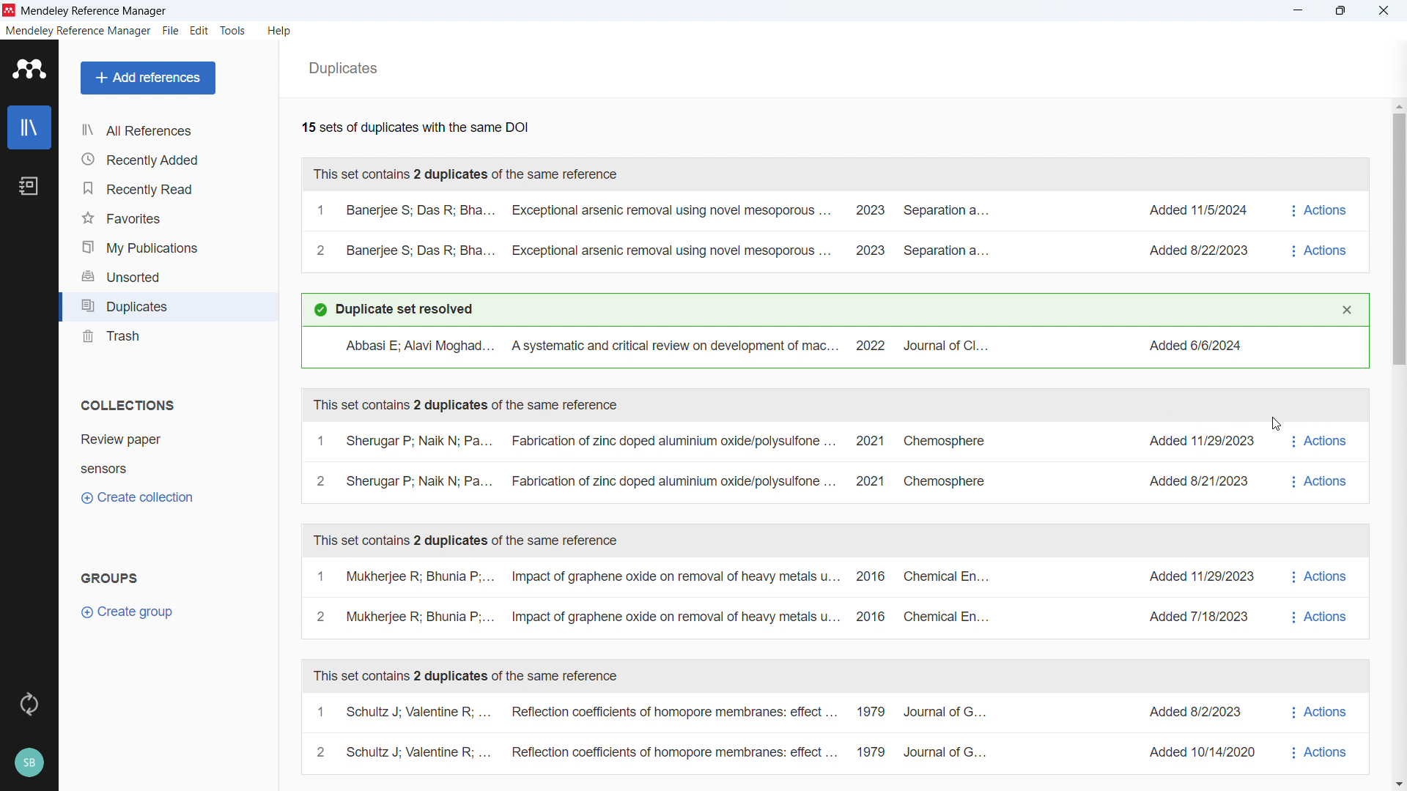 This screenshot has height=791, width=1407. What do you see at coordinates (1398, 782) in the screenshot?
I see `Scroll down ` at bounding box center [1398, 782].